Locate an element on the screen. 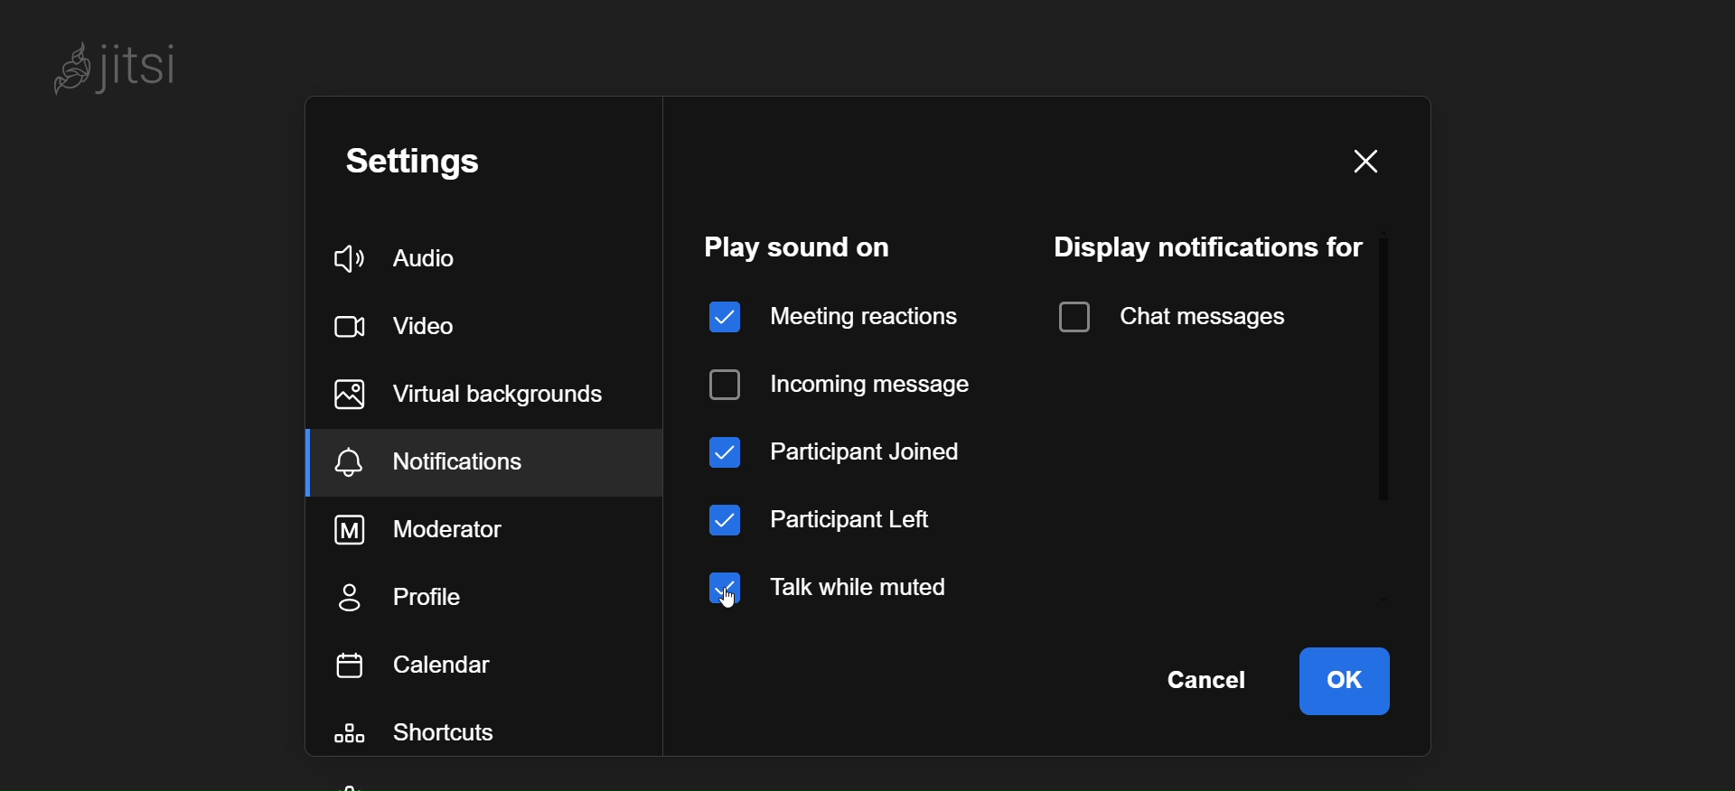 This screenshot has width=1735, height=791. participant joined is located at coordinates (844, 445).